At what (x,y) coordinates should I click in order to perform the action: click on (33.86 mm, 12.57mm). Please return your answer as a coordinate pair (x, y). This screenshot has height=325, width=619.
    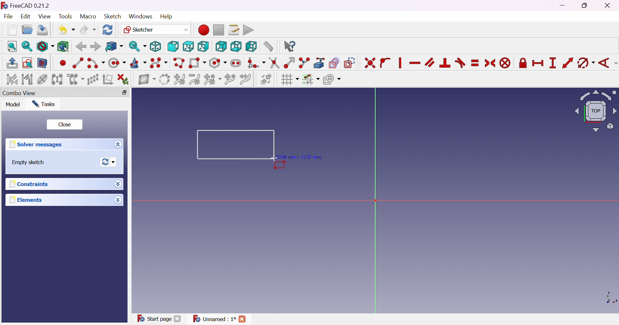
    Looking at the image, I should click on (303, 157).